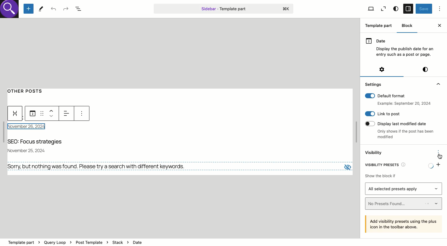 Image resolution: width=447 pixels, height=246 pixels. I want to click on Tools, so click(41, 8).